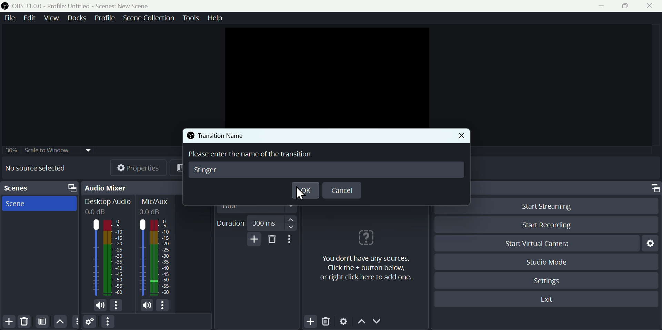 The height and width of the screenshot is (330, 662). Describe the element at coordinates (155, 259) in the screenshot. I see `Audio bar` at that location.